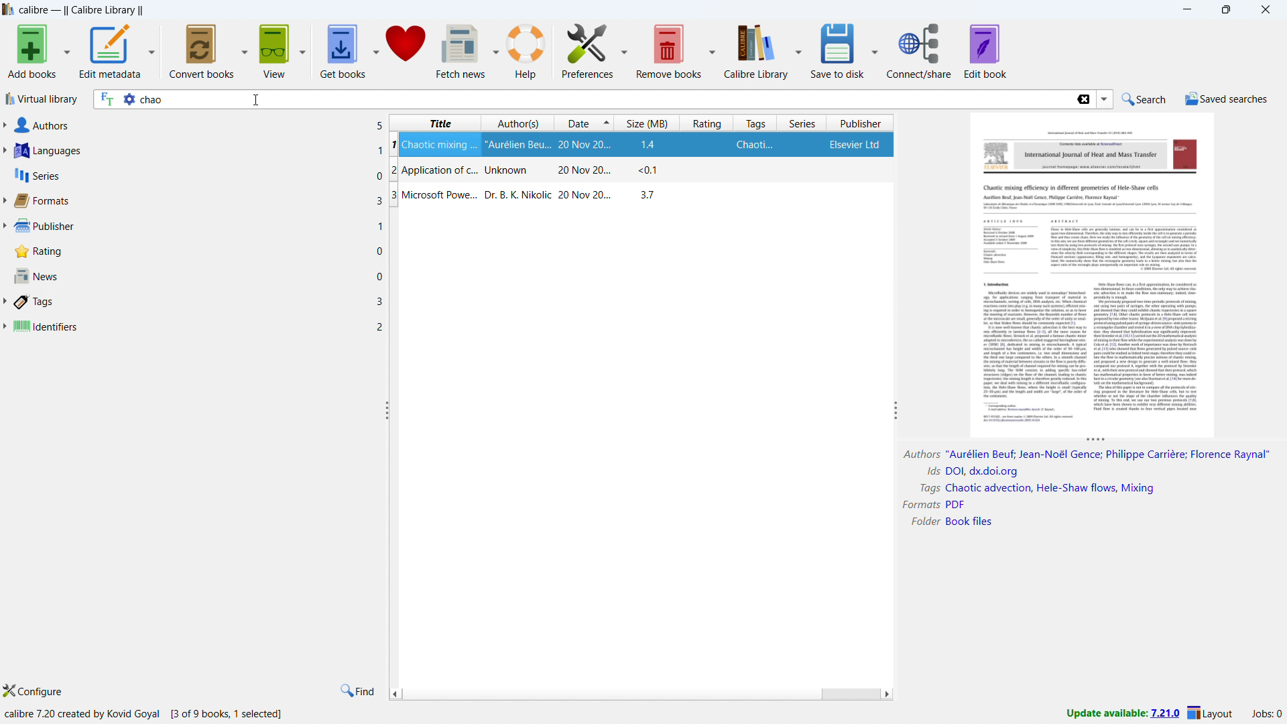 This screenshot has height=724, width=1287. I want to click on authors, so click(198, 125).